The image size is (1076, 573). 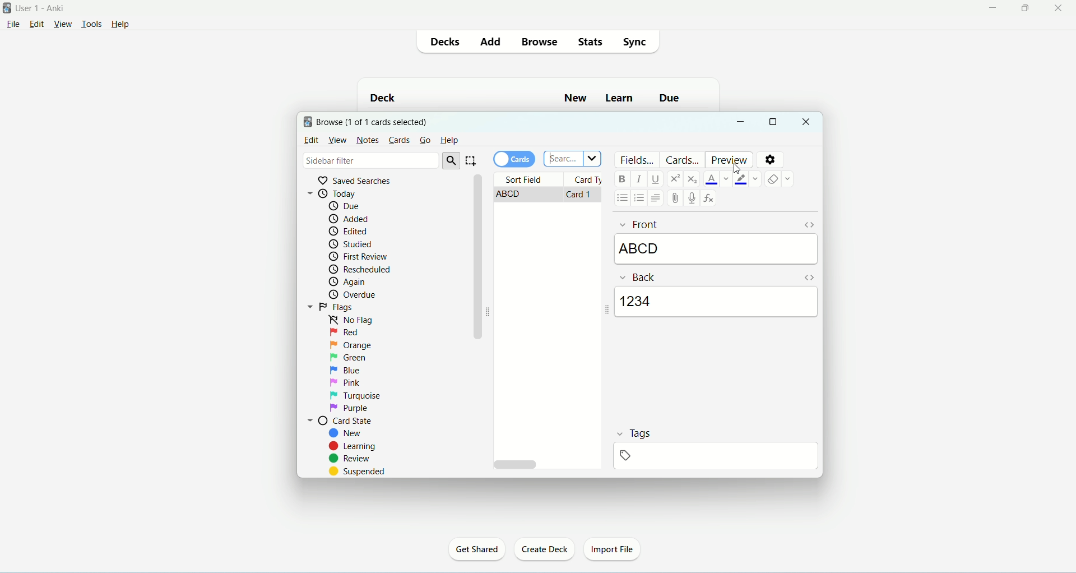 I want to click on HTML editor, so click(x=808, y=225).